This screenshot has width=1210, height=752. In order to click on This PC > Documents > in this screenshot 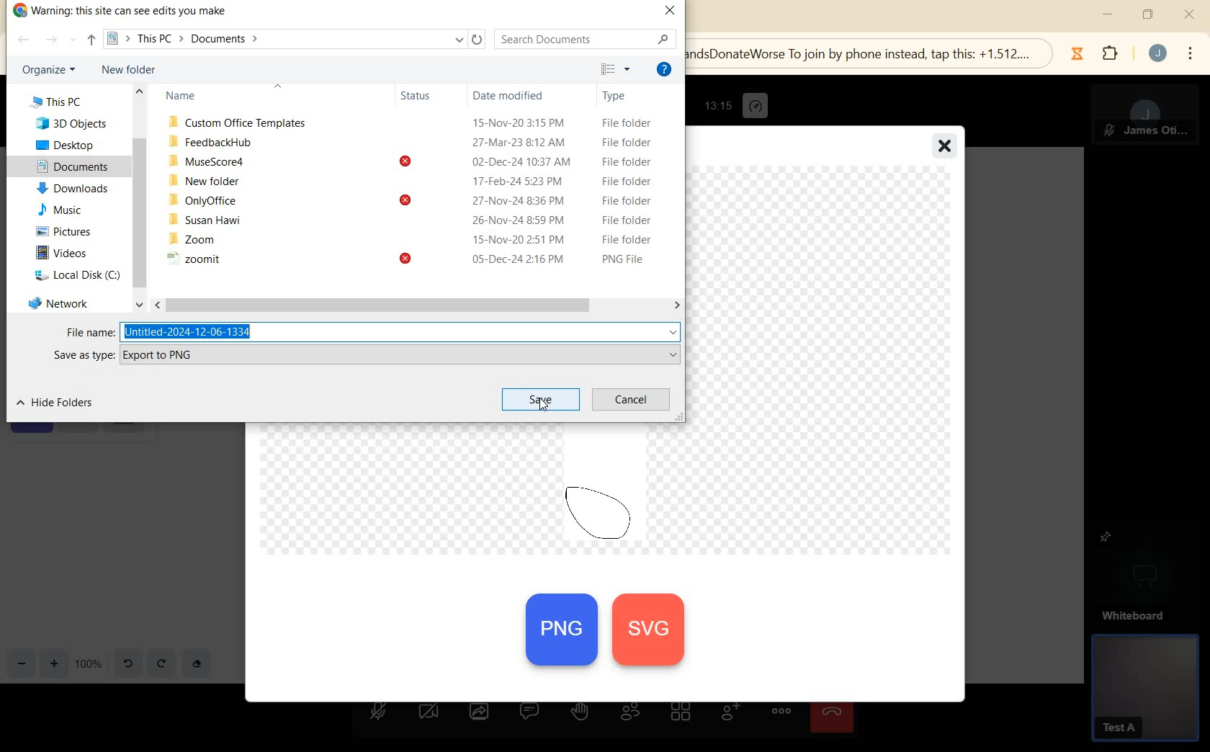, I will do `click(291, 40)`.